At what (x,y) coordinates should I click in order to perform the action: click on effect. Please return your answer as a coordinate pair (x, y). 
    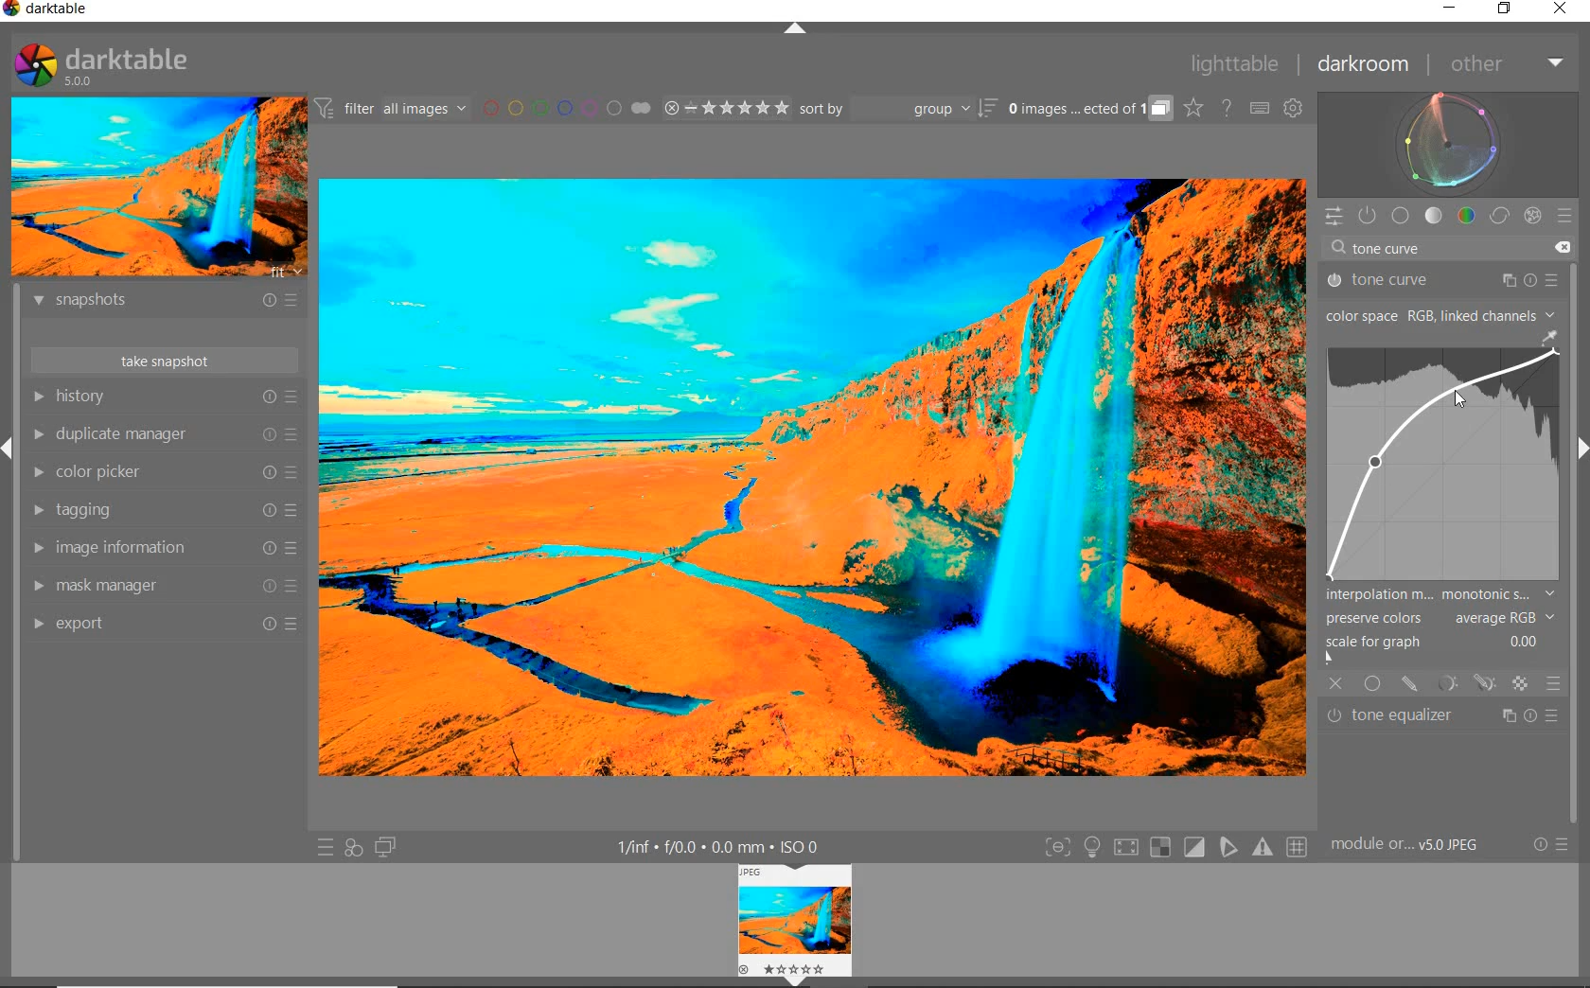
    Looking at the image, I should click on (1529, 215).